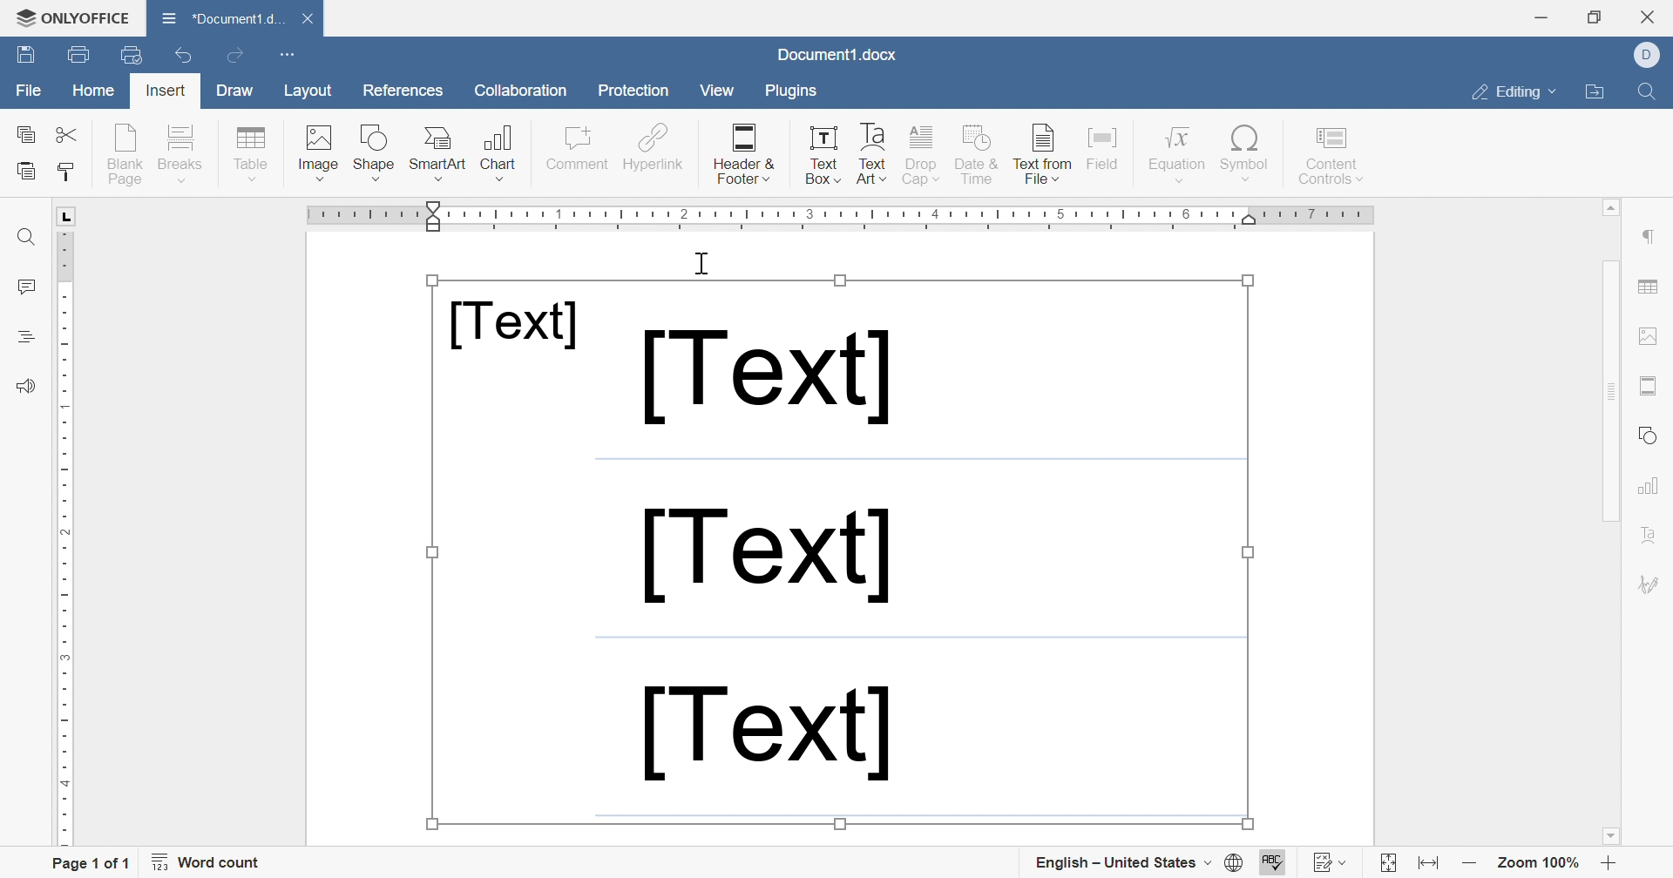  Describe the element at coordinates (401, 92) in the screenshot. I see `References` at that location.